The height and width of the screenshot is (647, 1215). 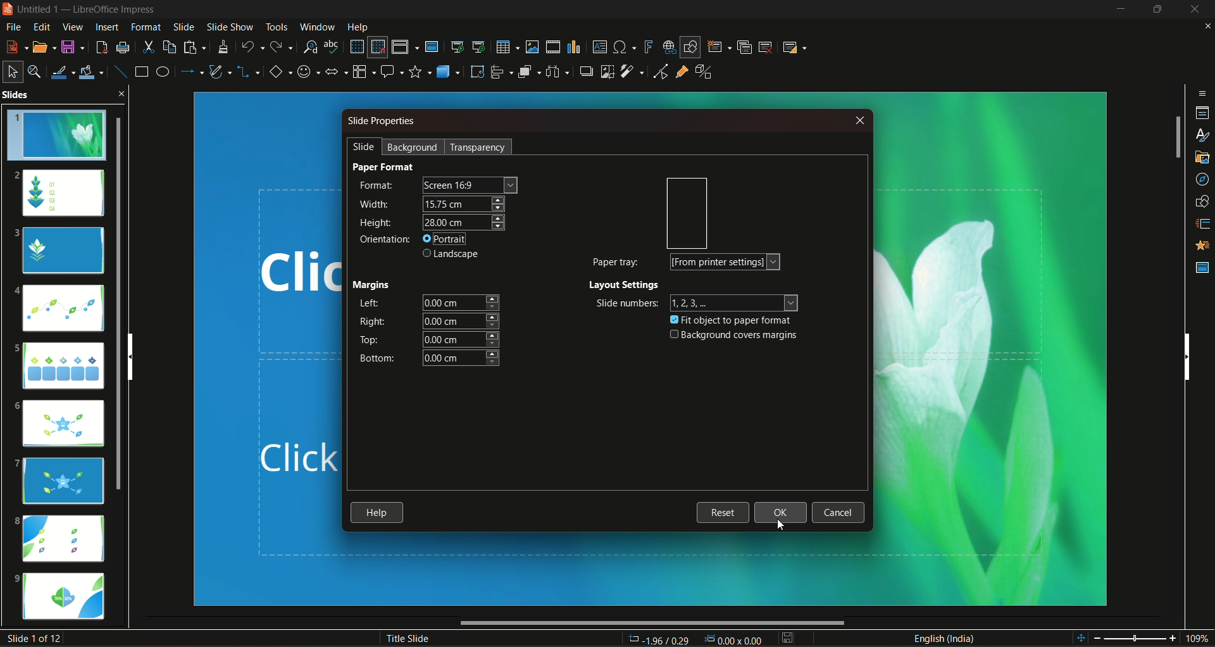 What do you see at coordinates (501, 72) in the screenshot?
I see `align objects` at bounding box center [501, 72].